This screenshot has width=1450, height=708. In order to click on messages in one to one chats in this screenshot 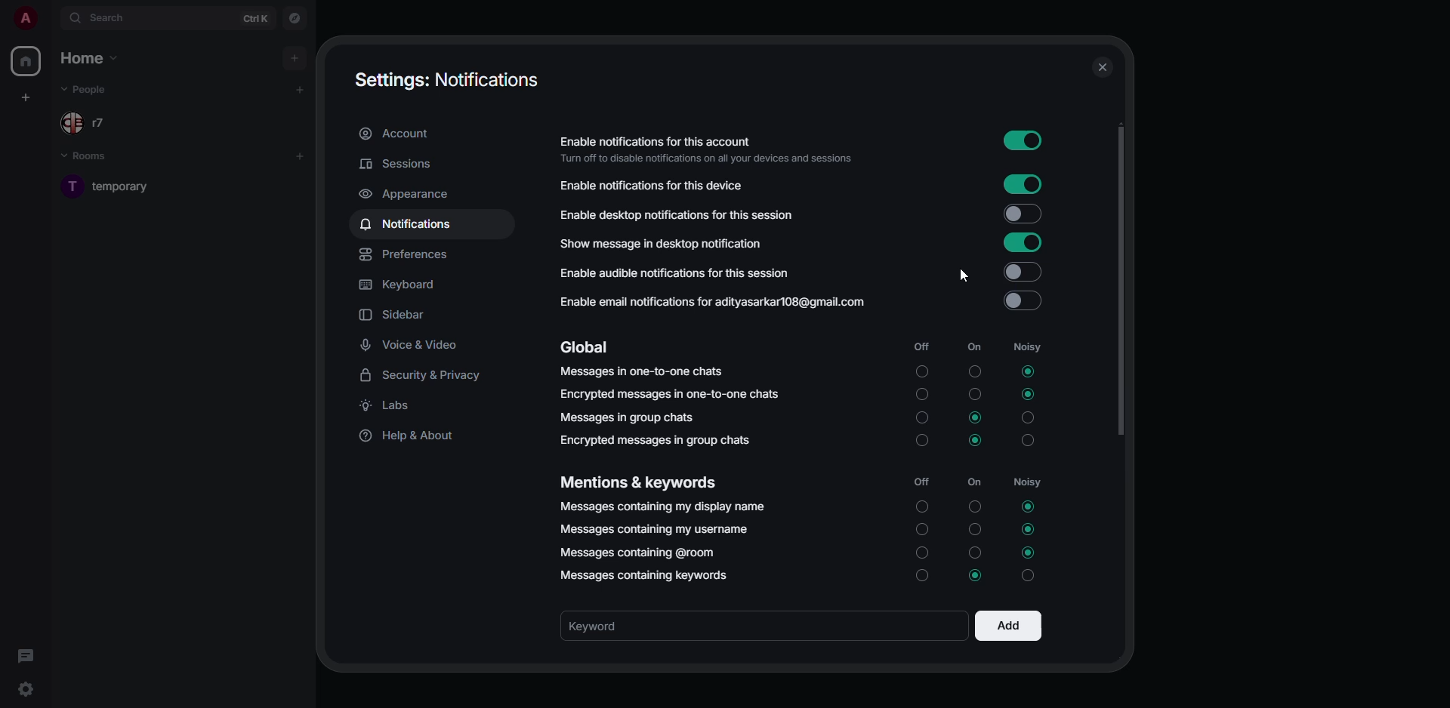, I will do `click(640, 371)`.